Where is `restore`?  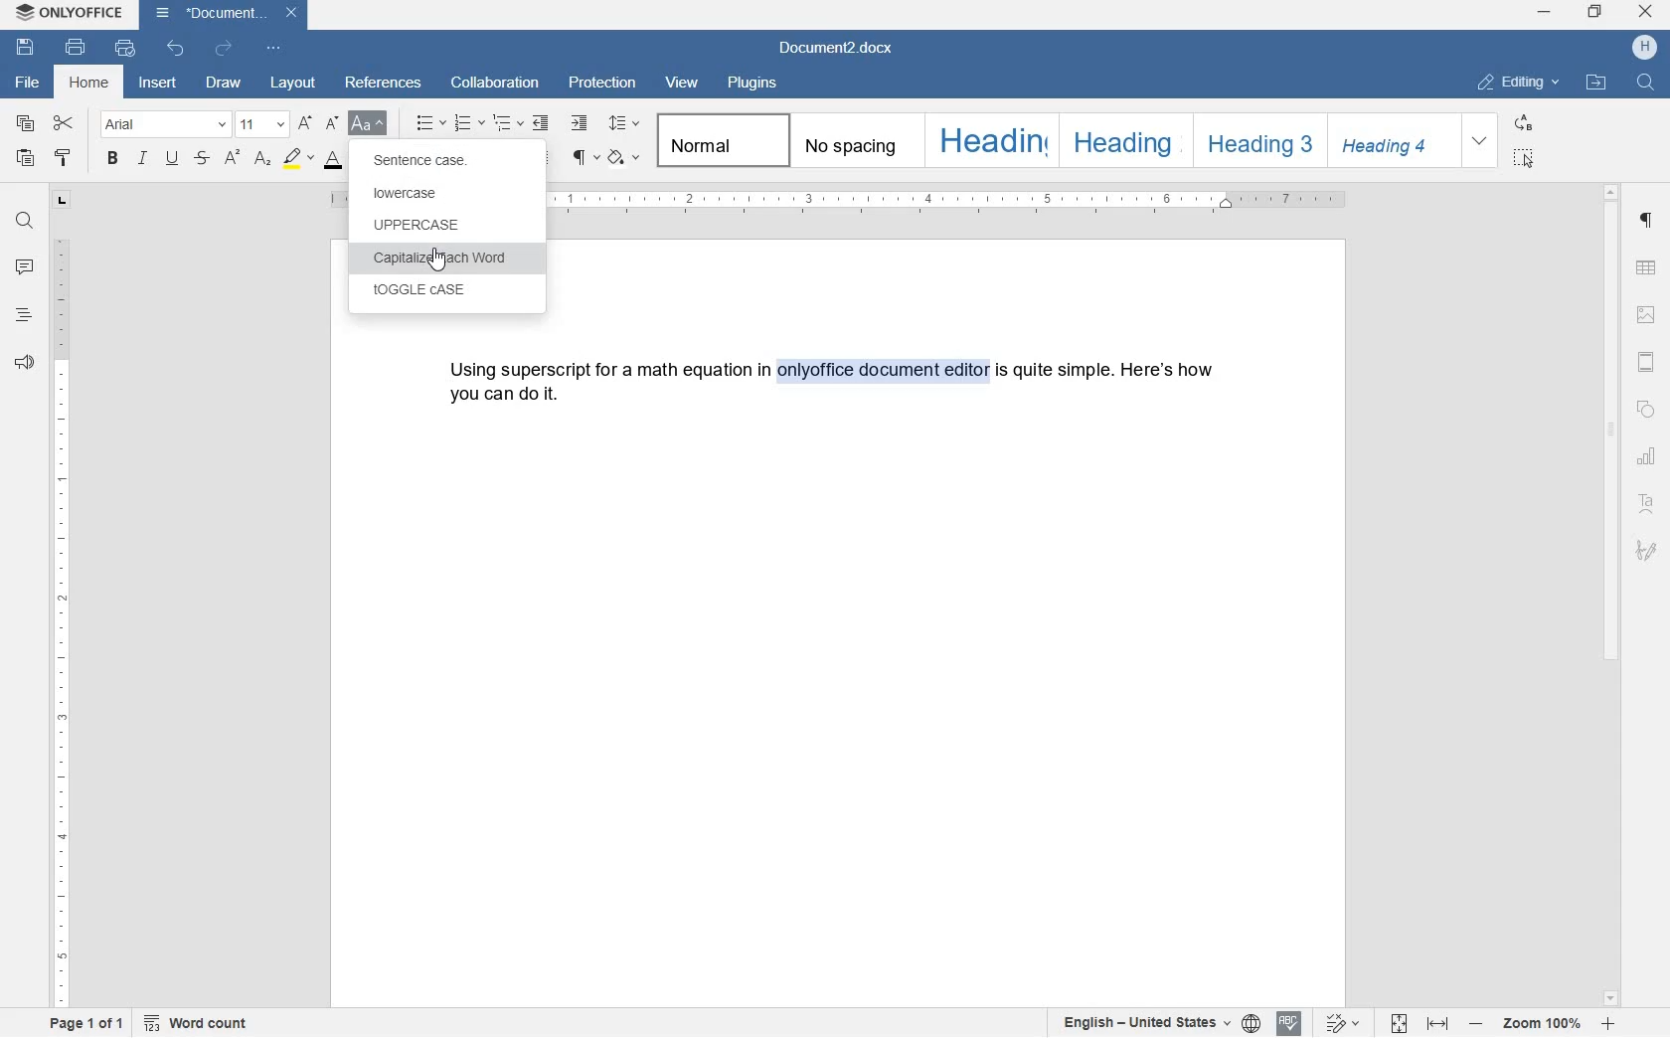 restore is located at coordinates (1596, 11).